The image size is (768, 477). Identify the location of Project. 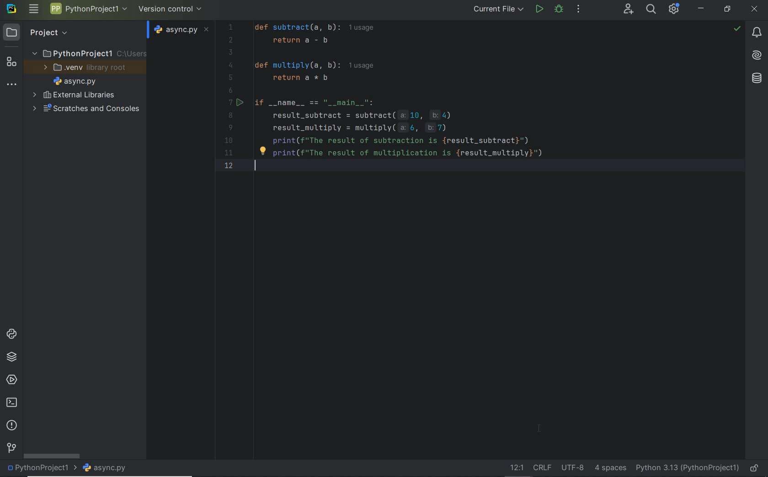
(41, 33).